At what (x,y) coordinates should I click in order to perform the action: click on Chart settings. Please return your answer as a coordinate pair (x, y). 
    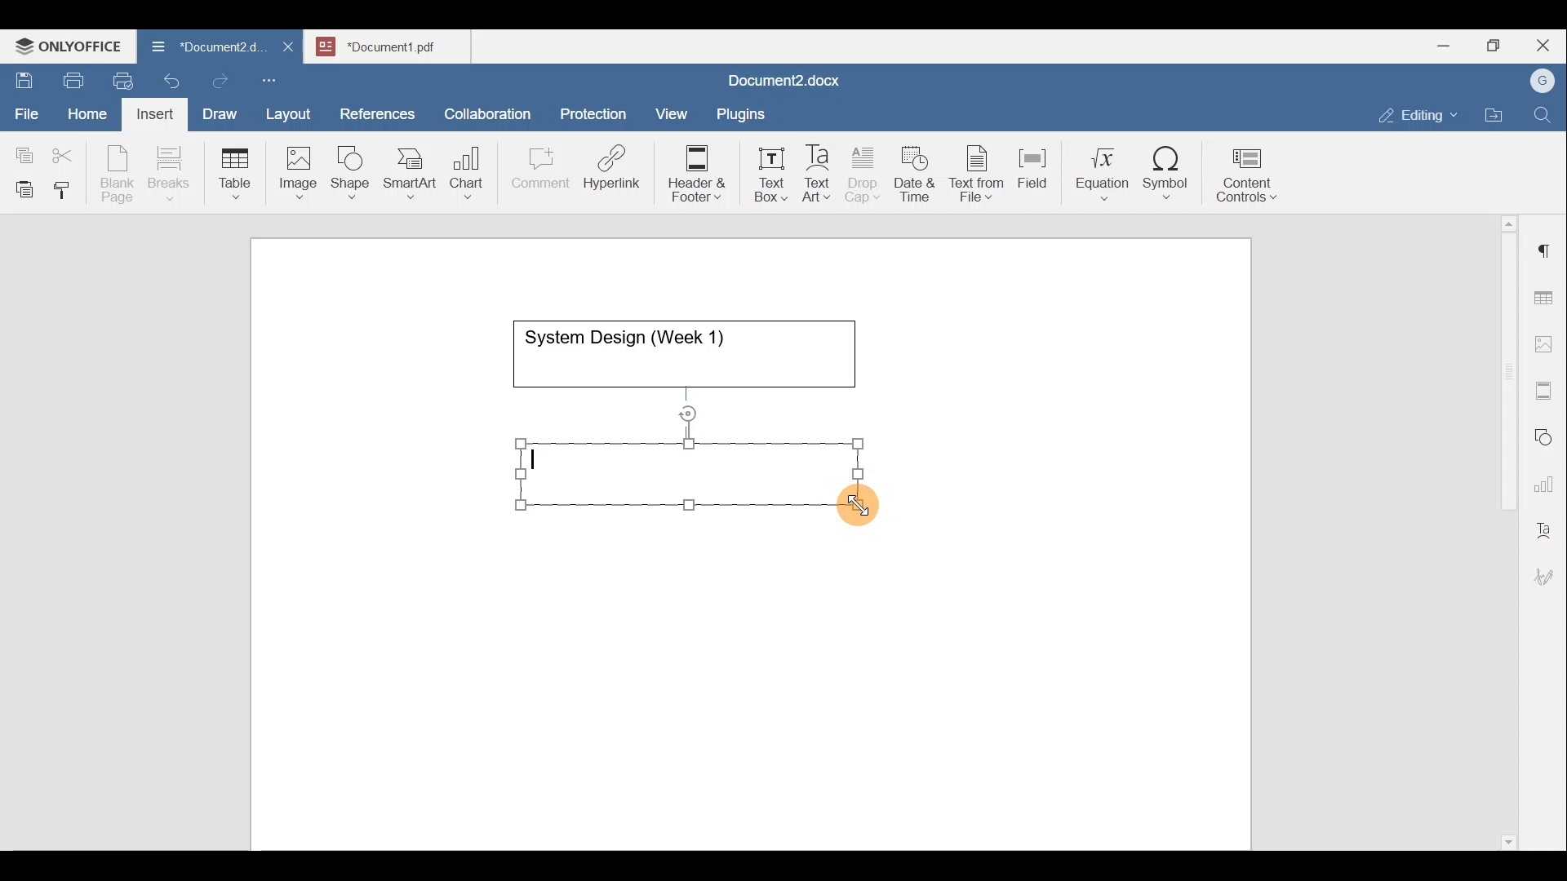
    Looking at the image, I should click on (1547, 477).